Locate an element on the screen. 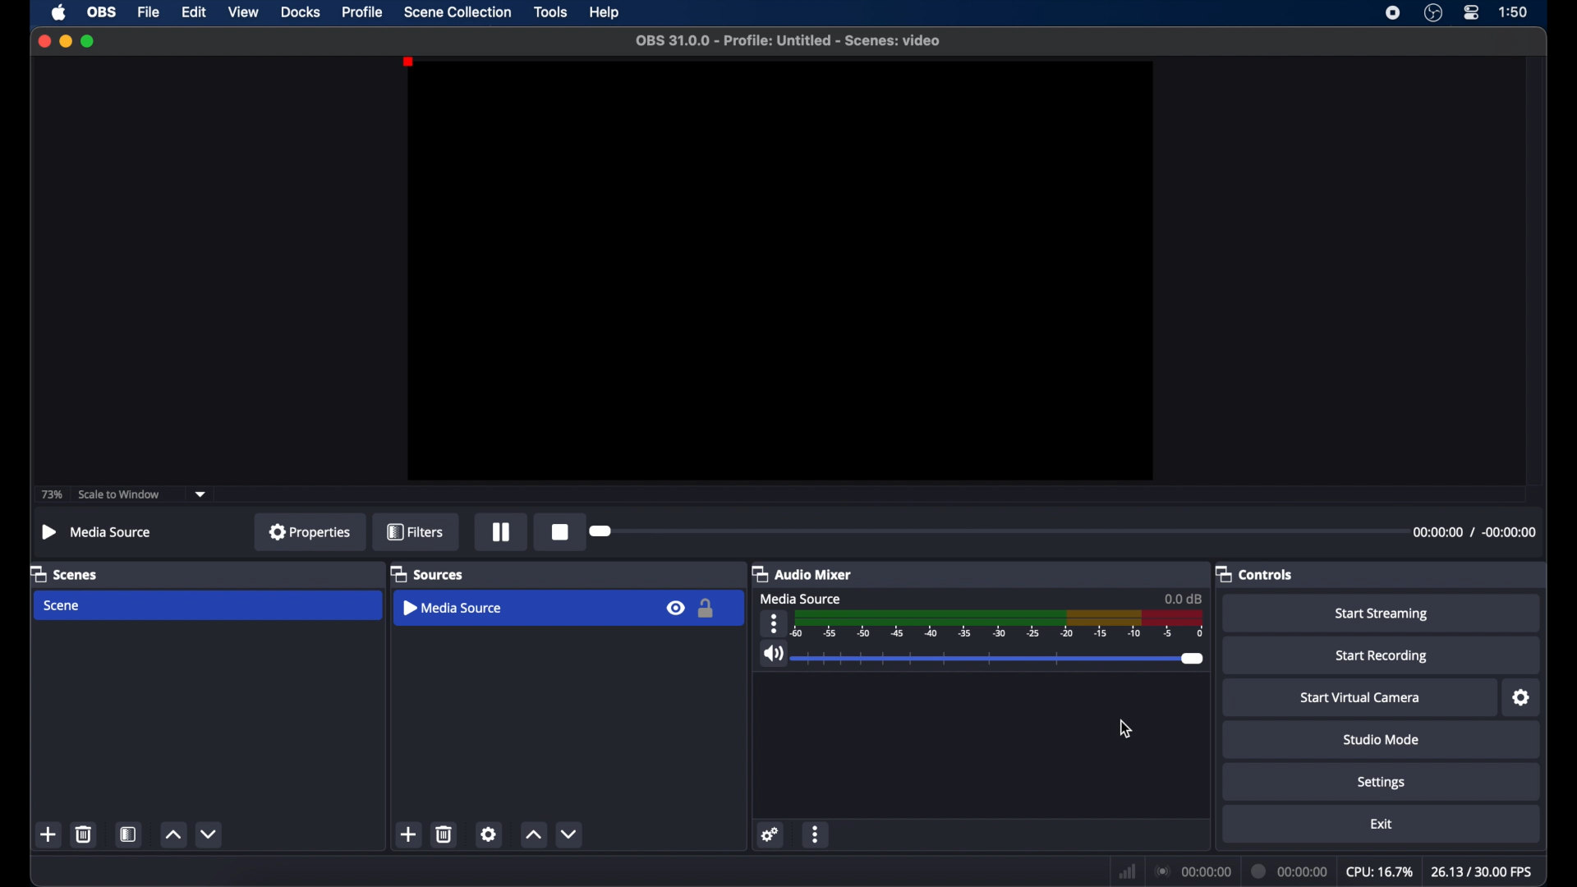 The height and width of the screenshot is (887, 1577).  is located at coordinates (1380, 871).